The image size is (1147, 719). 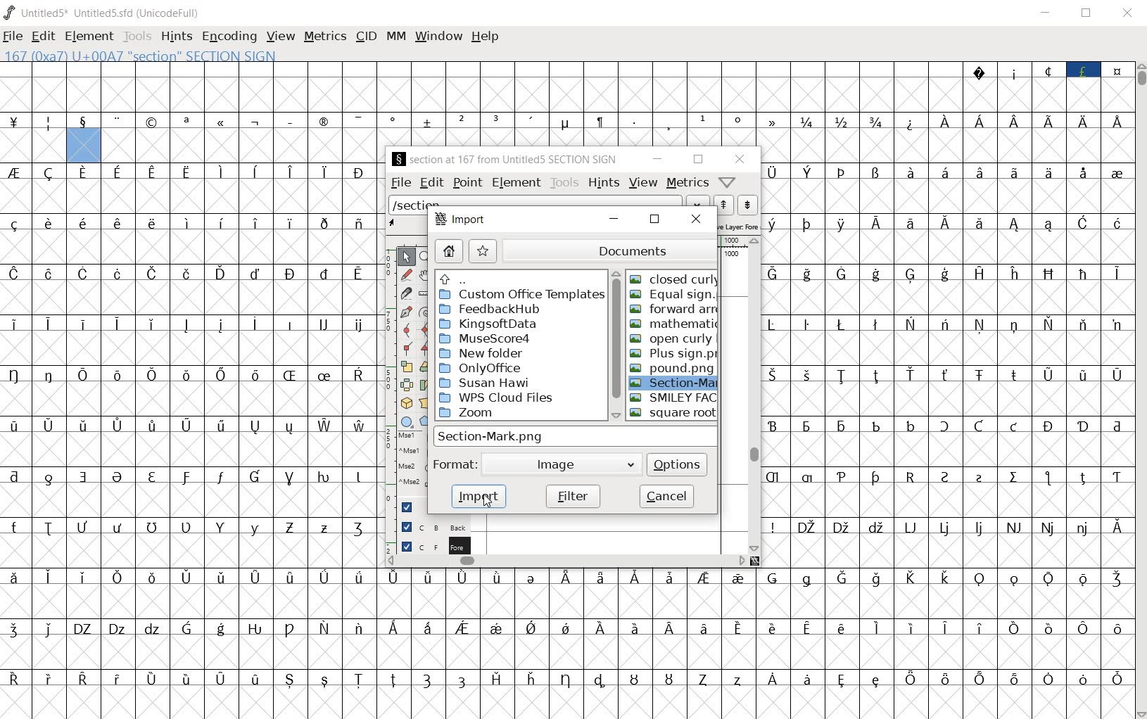 I want to click on special letters, so click(x=569, y=677).